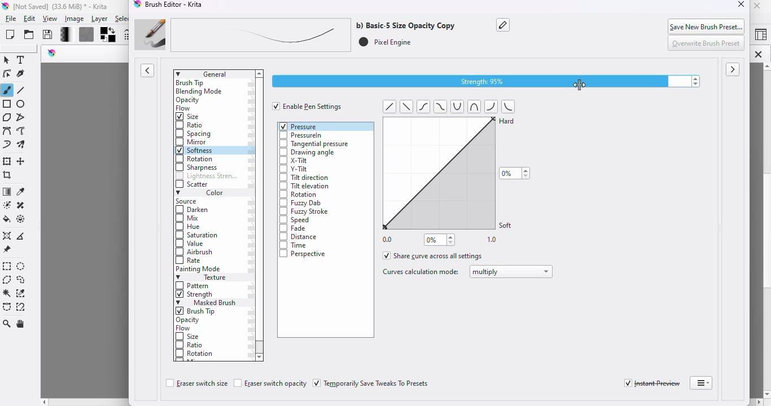  Describe the element at coordinates (195, 354) in the screenshot. I see `rotation` at that location.